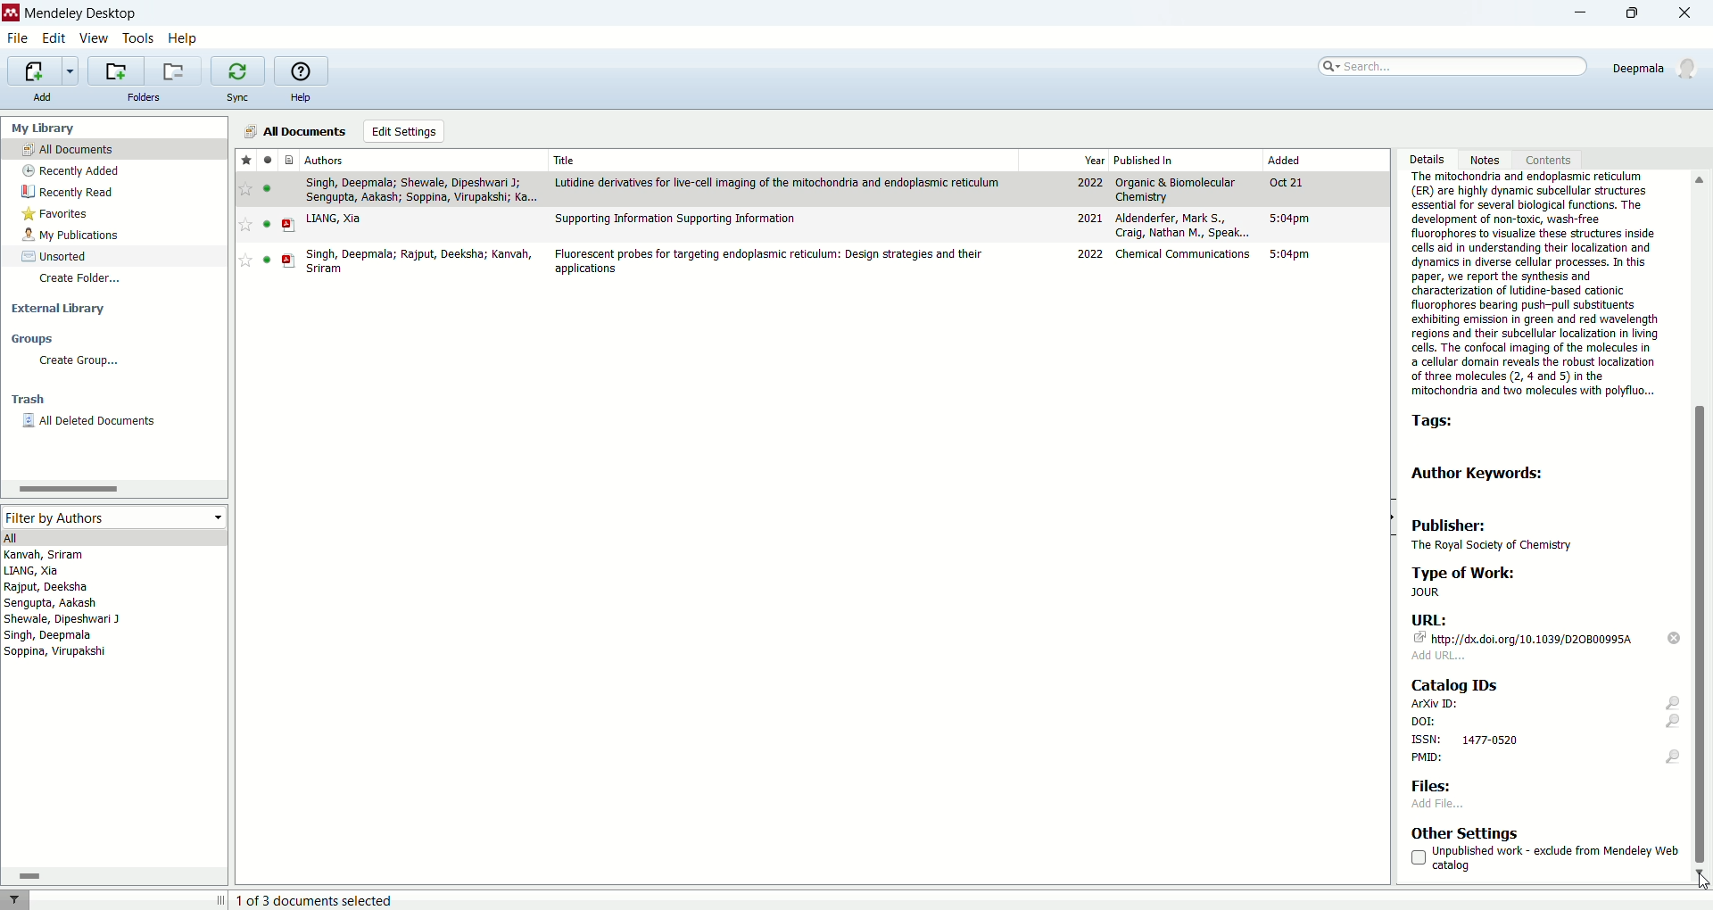 Image resolution: width=1713 pixels, height=910 pixels. Describe the element at coordinates (1544, 858) in the screenshot. I see `unpublished work - exclude from mendeley web catalog` at that location.